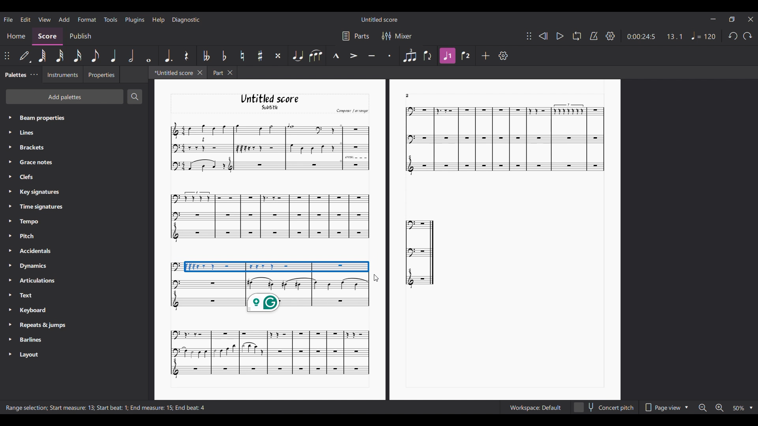 The image size is (758, 426). What do you see at coordinates (131, 56) in the screenshot?
I see `Half note` at bounding box center [131, 56].